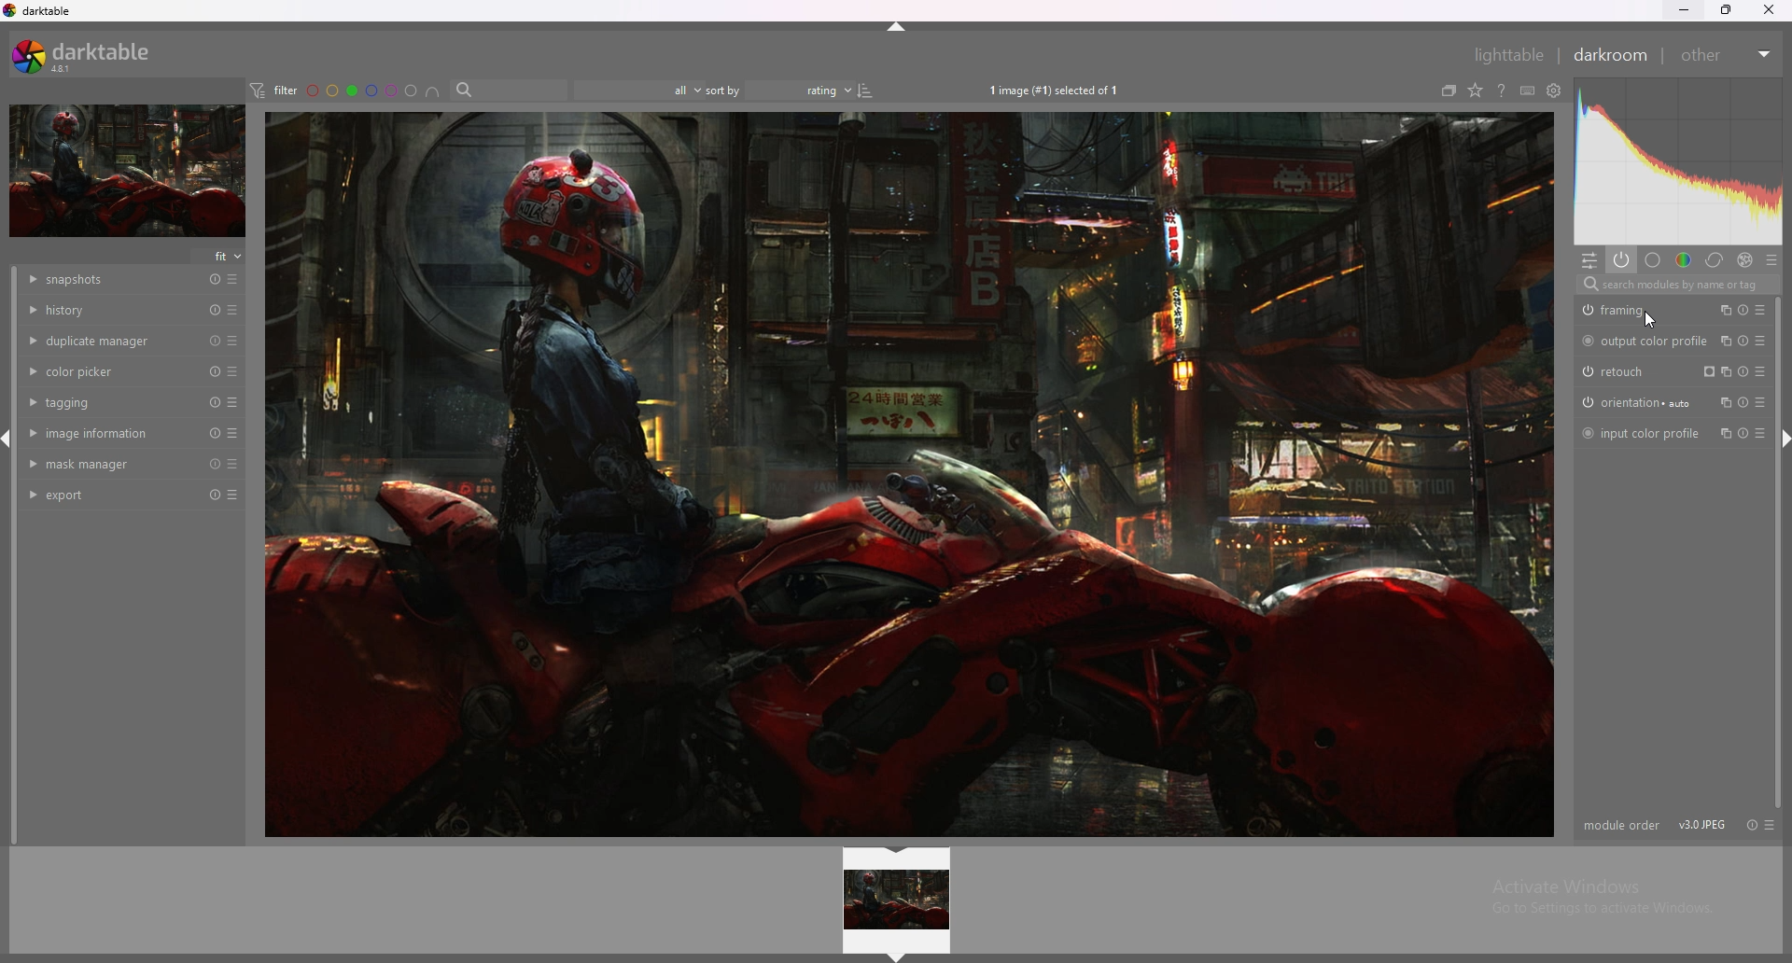 The image size is (1792, 963). Describe the element at coordinates (1766, 434) in the screenshot. I see `presets` at that location.